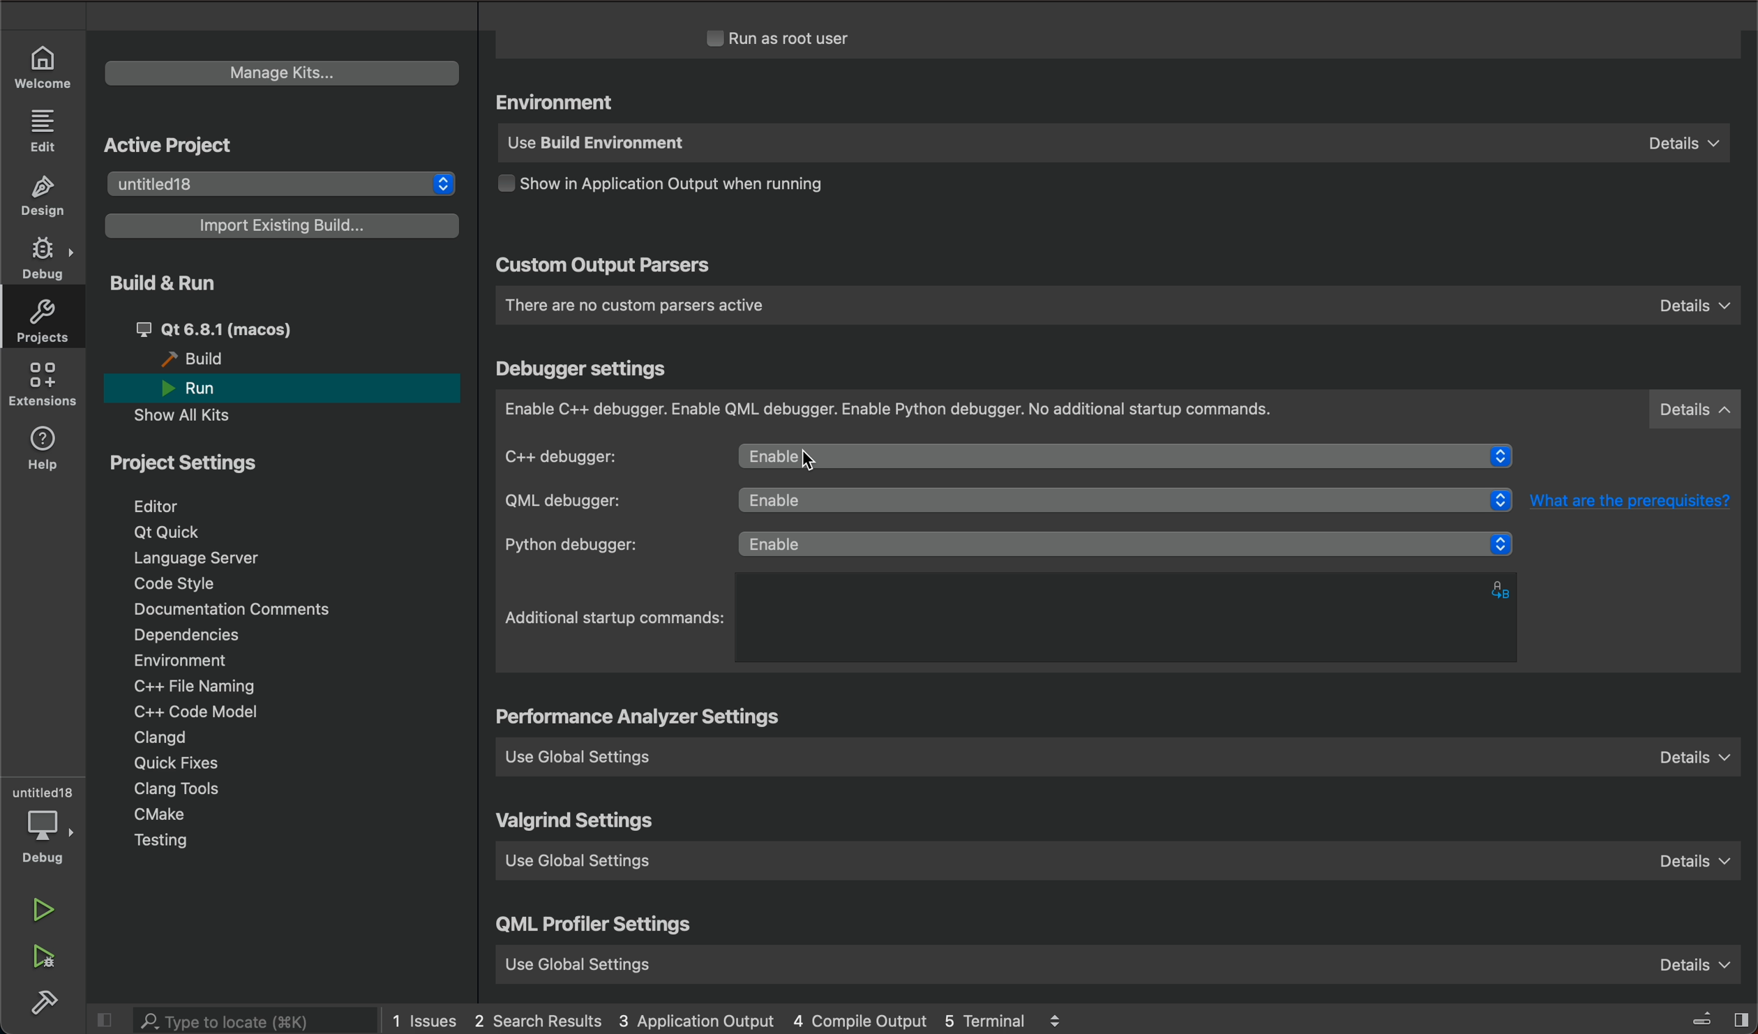  I want to click on run, so click(43, 908).